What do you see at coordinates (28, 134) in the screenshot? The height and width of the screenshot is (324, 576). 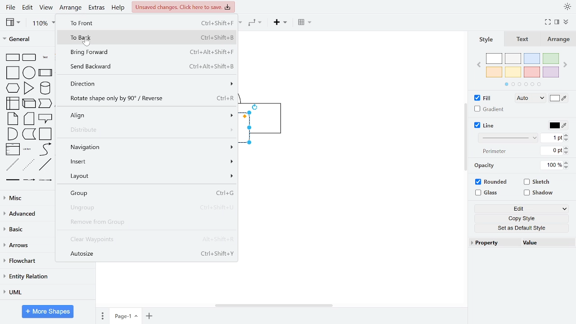 I see `data storage` at bounding box center [28, 134].